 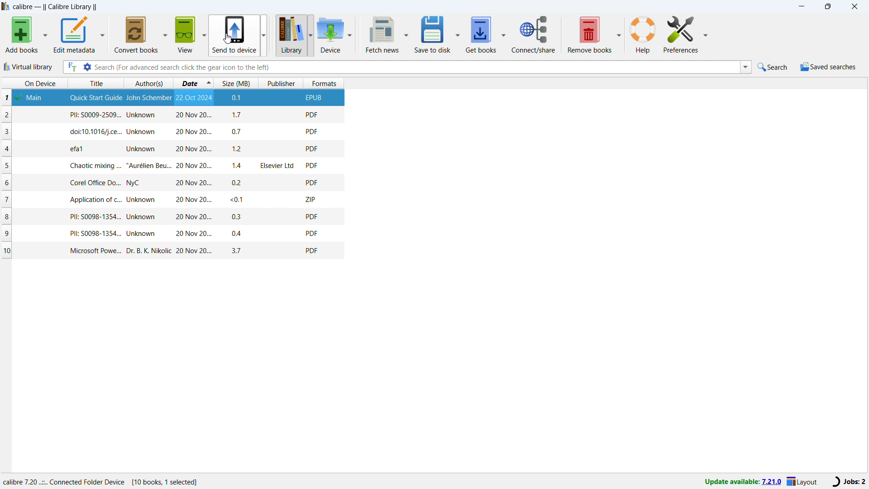 What do you see at coordinates (29, 67) in the screenshot?
I see `virtual library` at bounding box center [29, 67].